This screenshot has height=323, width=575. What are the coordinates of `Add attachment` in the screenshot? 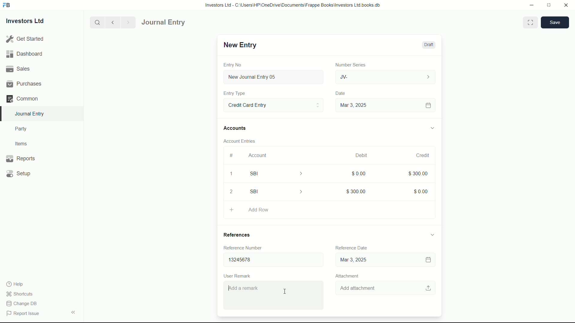 It's located at (386, 288).